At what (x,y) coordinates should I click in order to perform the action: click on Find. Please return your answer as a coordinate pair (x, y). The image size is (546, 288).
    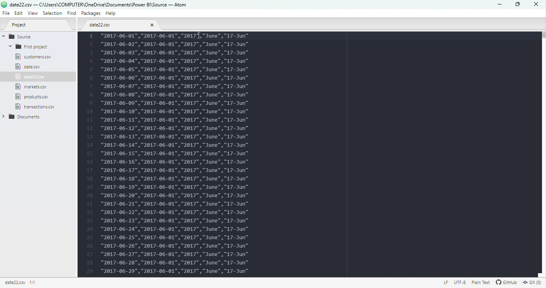
    Looking at the image, I should click on (71, 14).